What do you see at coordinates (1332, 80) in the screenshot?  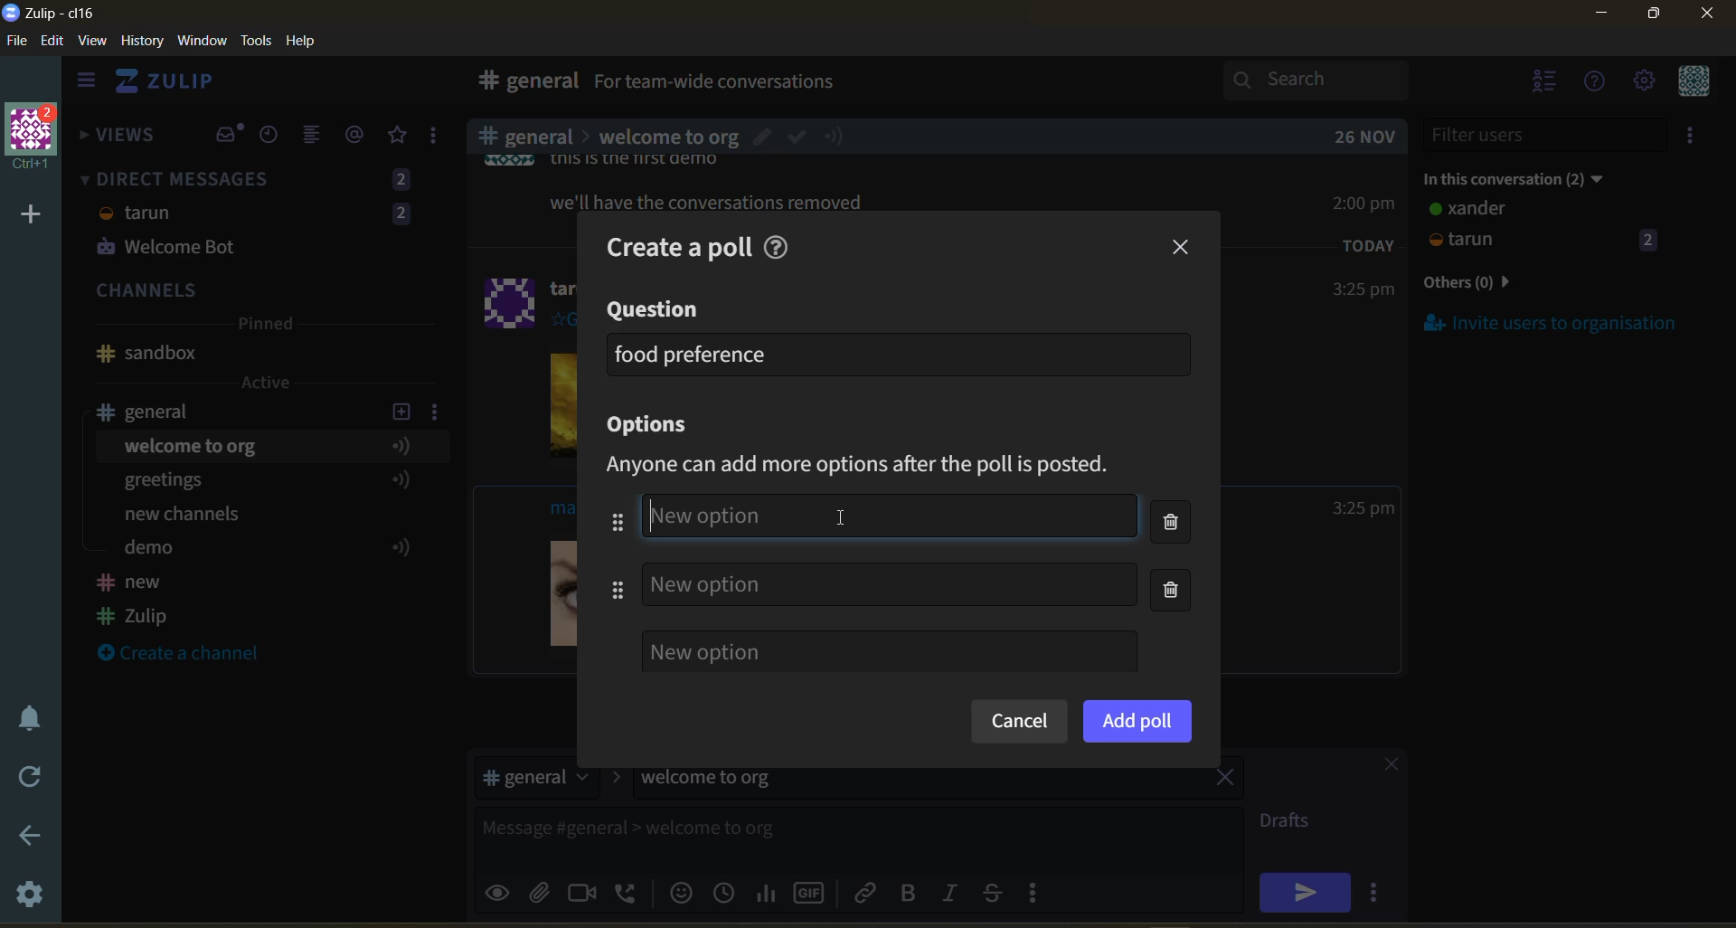 I see `search` at bounding box center [1332, 80].